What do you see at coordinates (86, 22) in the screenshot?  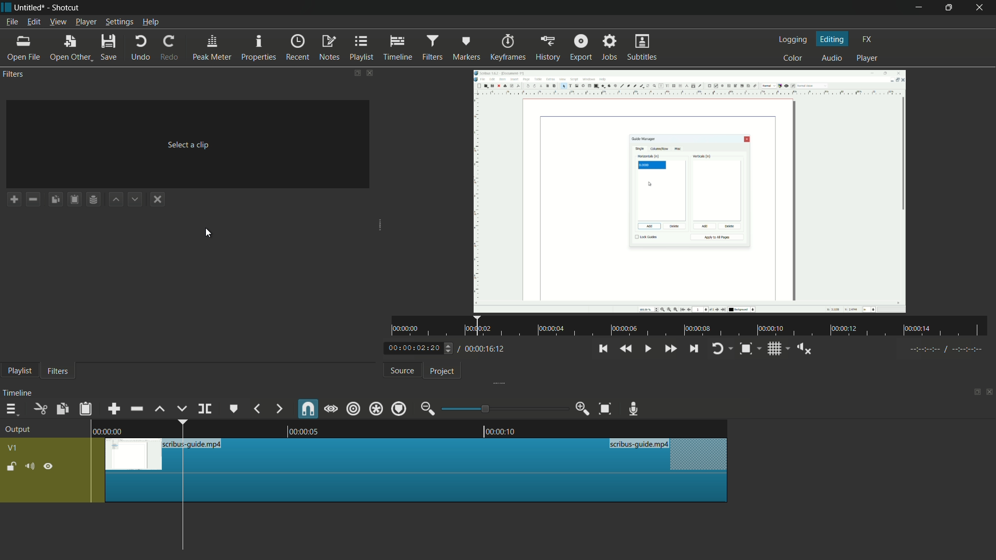 I see `player menu` at bounding box center [86, 22].